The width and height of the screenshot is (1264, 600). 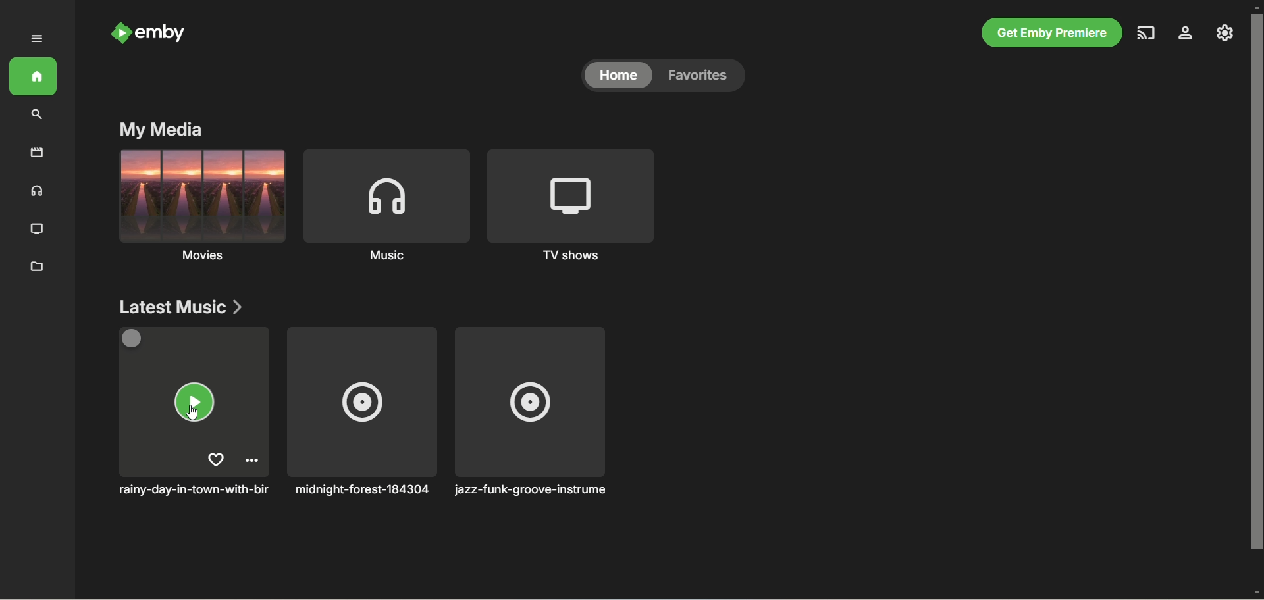 What do you see at coordinates (535, 412) in the screenshot?
I see `jazz-funk-groove-instrument` at bounding box center [535, 412].